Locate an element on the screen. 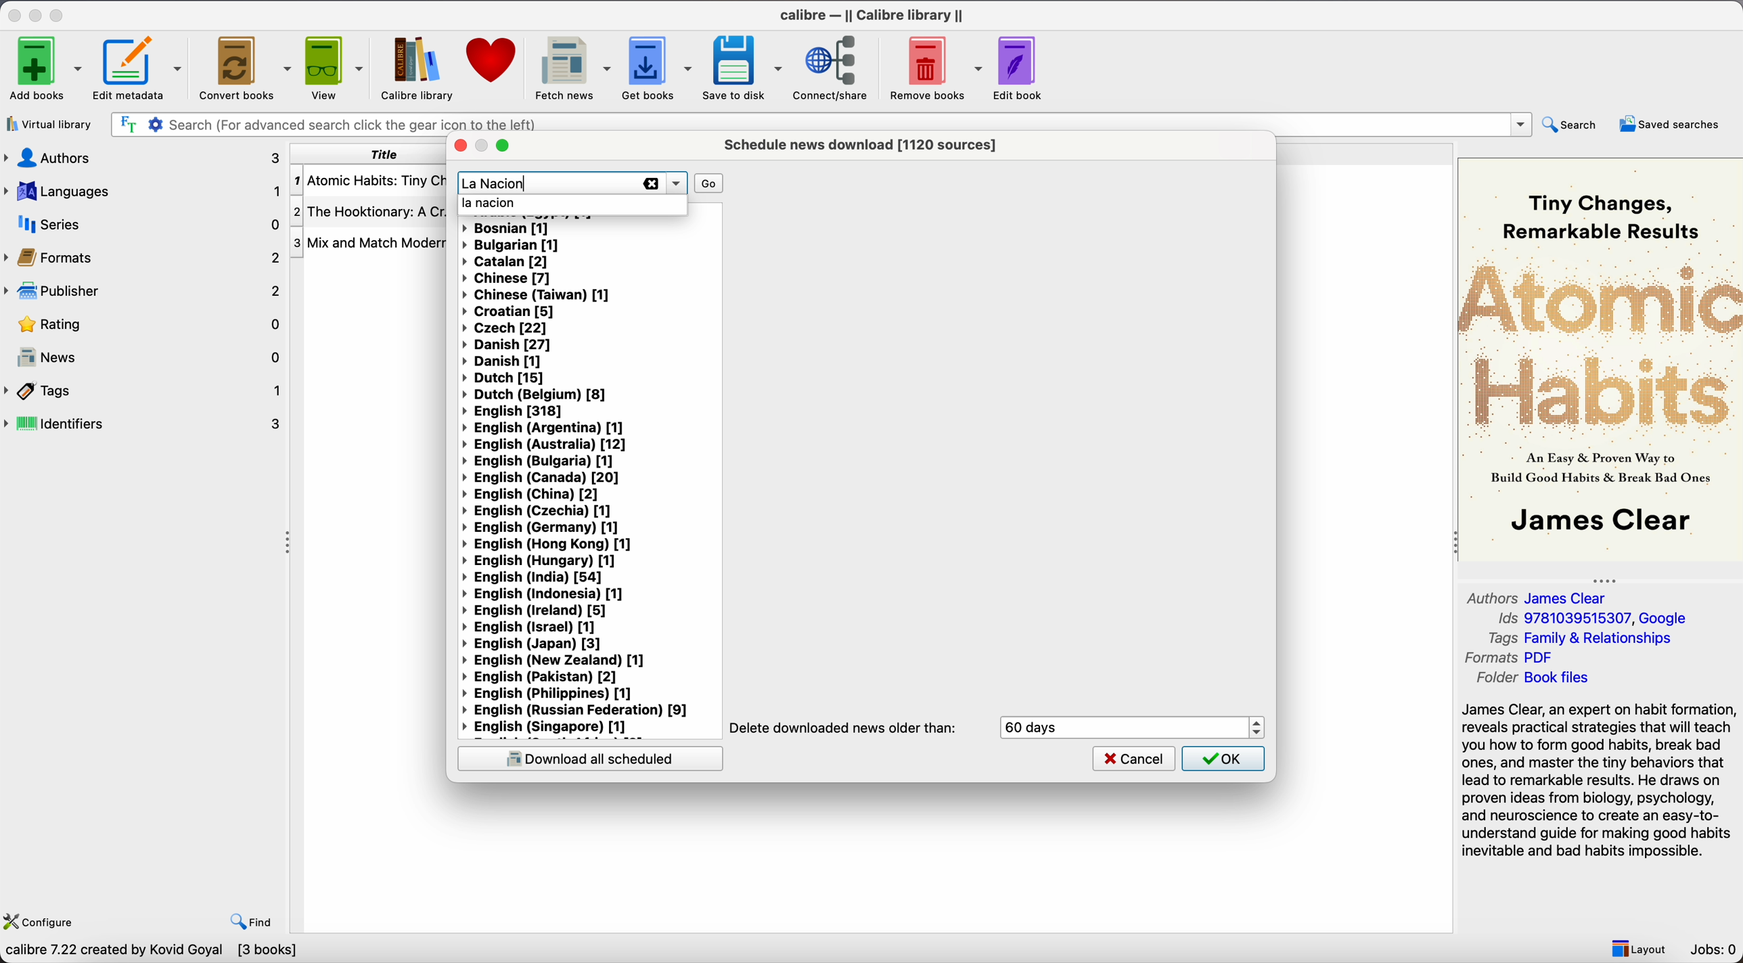 The height and width of the screenshot is (963, 1743). minimize is located at coordinates (38, 13).